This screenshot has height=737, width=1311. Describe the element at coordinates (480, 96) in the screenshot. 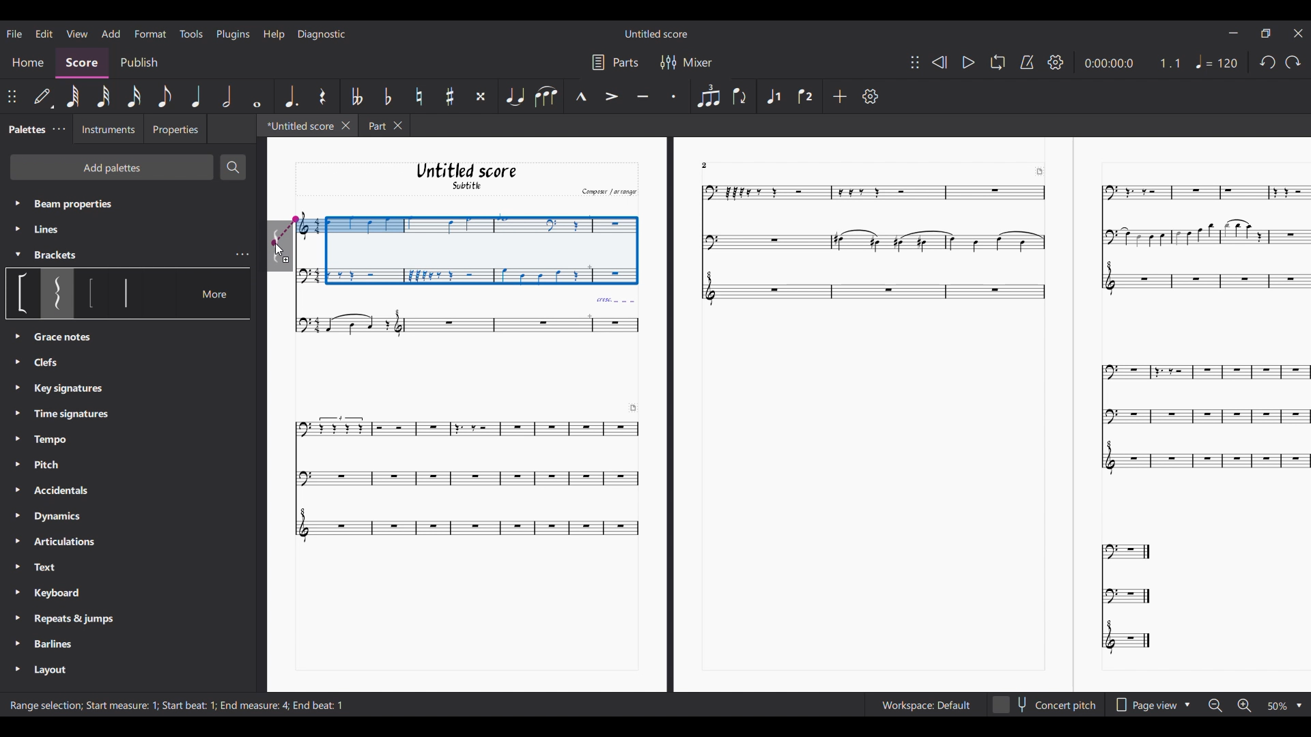

I see `Toggle double sharp` at that location.